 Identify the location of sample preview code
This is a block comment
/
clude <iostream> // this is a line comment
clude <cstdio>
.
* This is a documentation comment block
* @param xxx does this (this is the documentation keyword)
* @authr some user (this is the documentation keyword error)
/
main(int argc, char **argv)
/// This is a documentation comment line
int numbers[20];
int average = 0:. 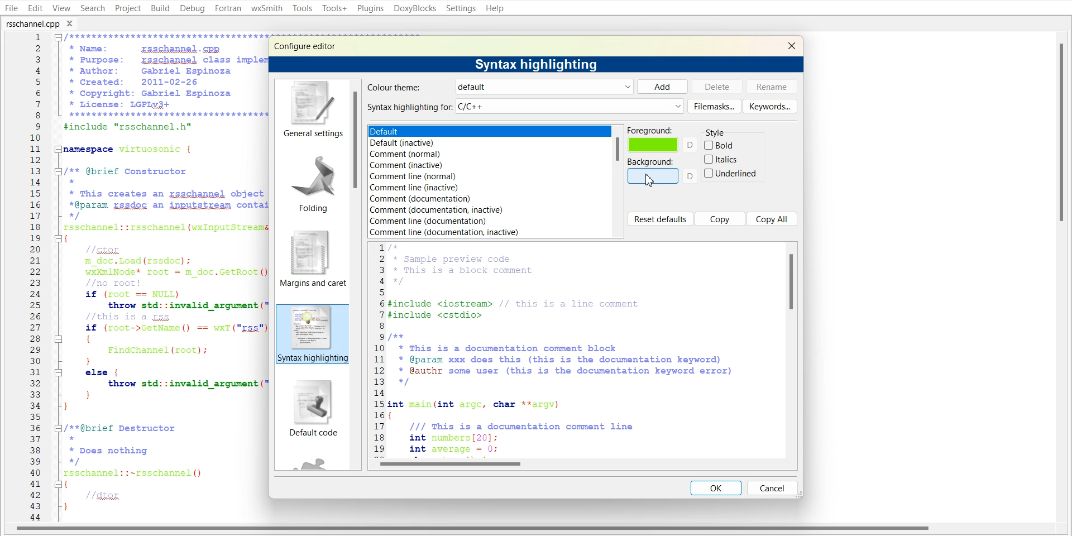
(576, 348).